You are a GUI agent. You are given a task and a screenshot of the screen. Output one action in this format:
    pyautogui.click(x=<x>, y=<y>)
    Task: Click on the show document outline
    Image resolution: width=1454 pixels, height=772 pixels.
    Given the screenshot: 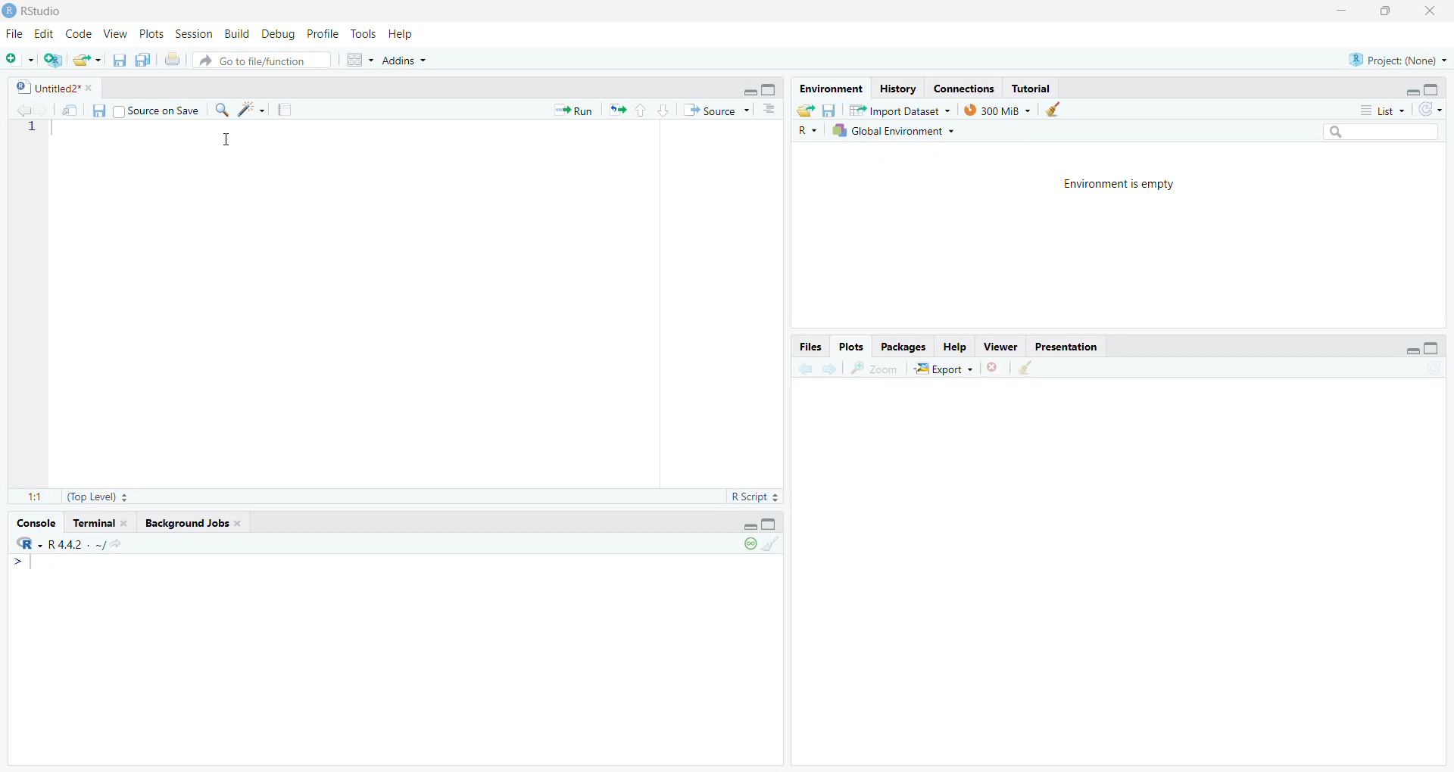 What is the action you would take?
    pyautogui.click(x=771, y=111)
    